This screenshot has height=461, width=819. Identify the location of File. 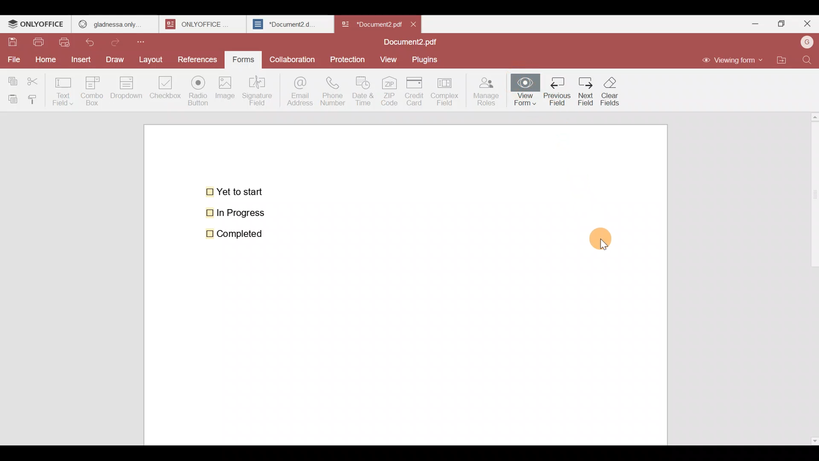
(14, 58).